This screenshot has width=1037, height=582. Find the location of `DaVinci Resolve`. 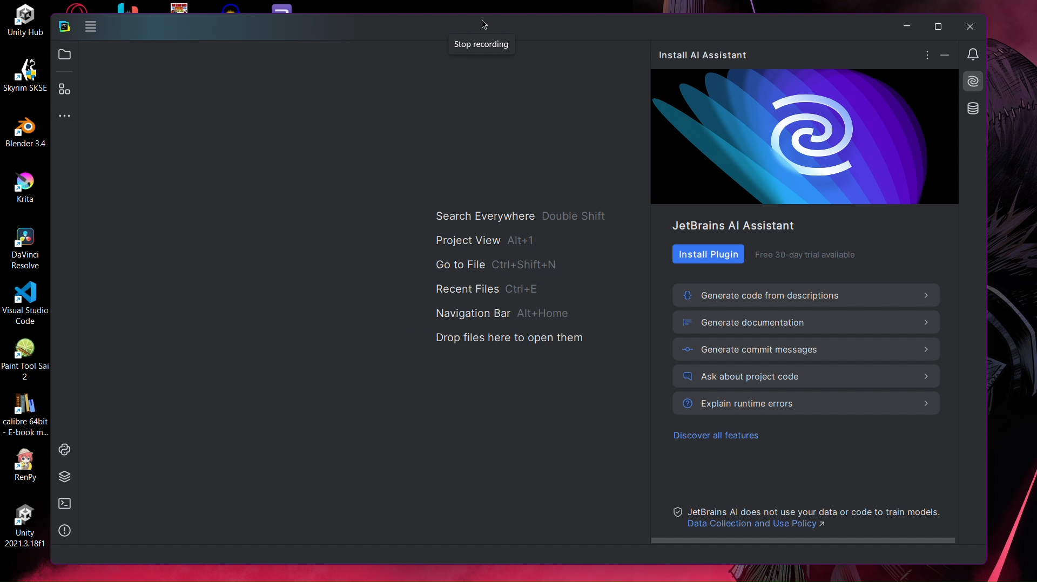

DaVinci Resolve is located at coordinates (26, 247).